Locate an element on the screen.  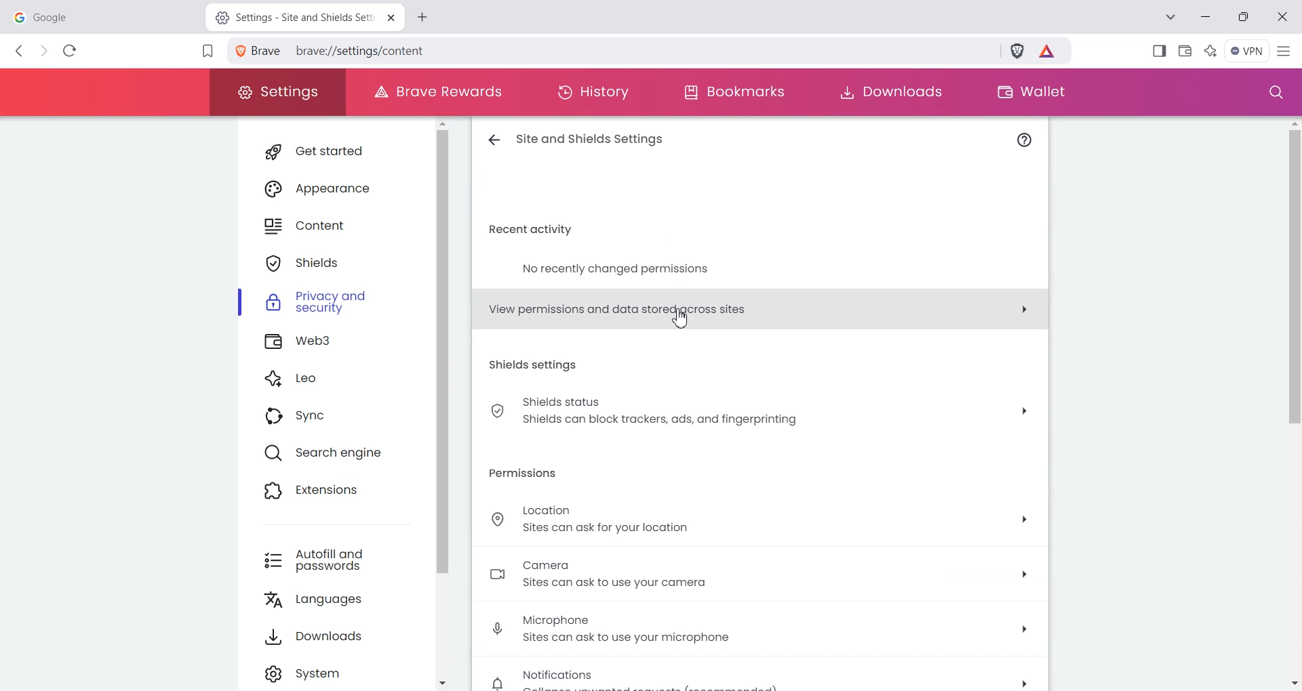
Hamburger Settings is located at coordinates (1286, 50).